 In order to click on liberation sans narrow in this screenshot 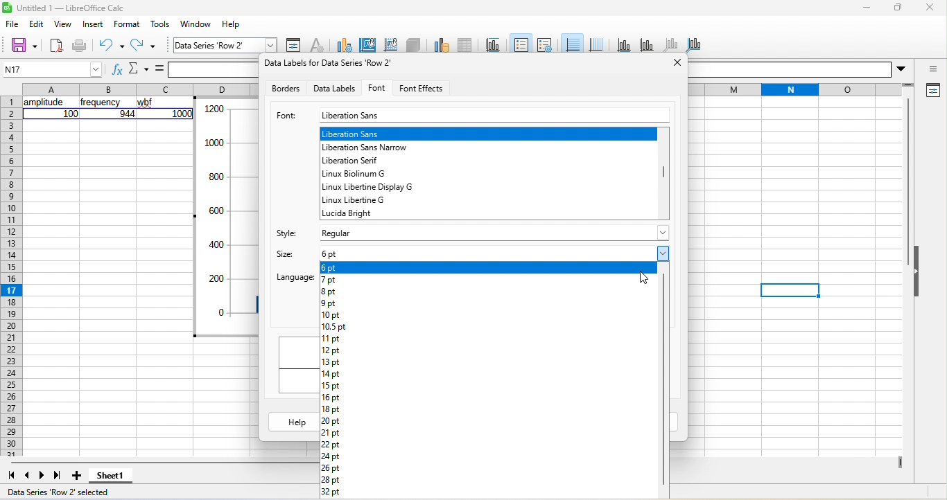, I will do `click(372, 147)`.